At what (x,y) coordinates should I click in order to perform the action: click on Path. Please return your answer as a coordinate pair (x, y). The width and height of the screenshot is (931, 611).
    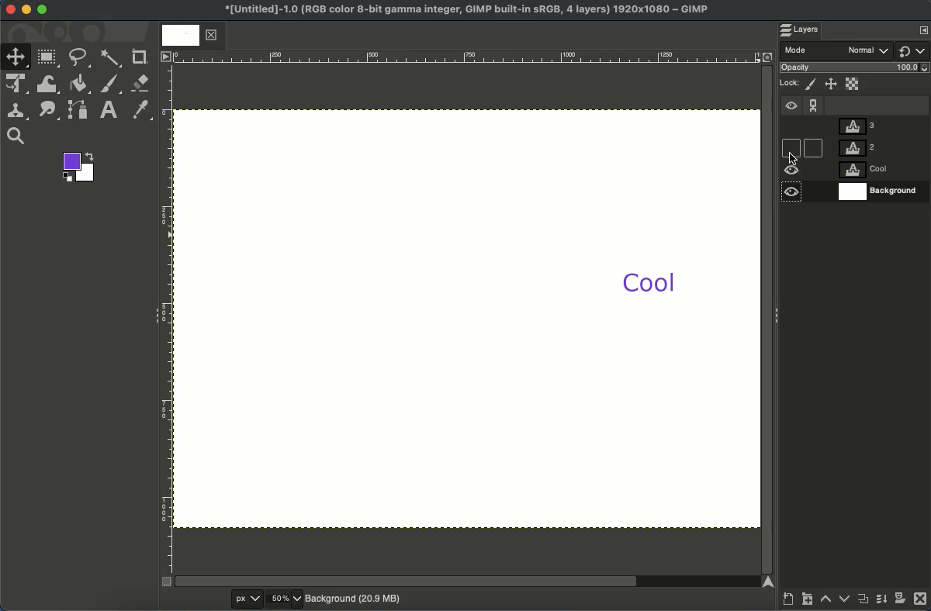
    Looking at the image, I should click on (80, 112).